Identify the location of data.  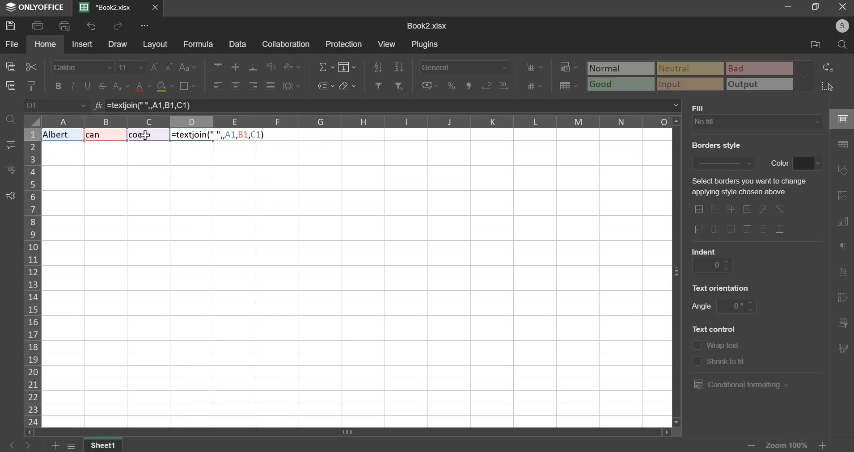
(237, 44).